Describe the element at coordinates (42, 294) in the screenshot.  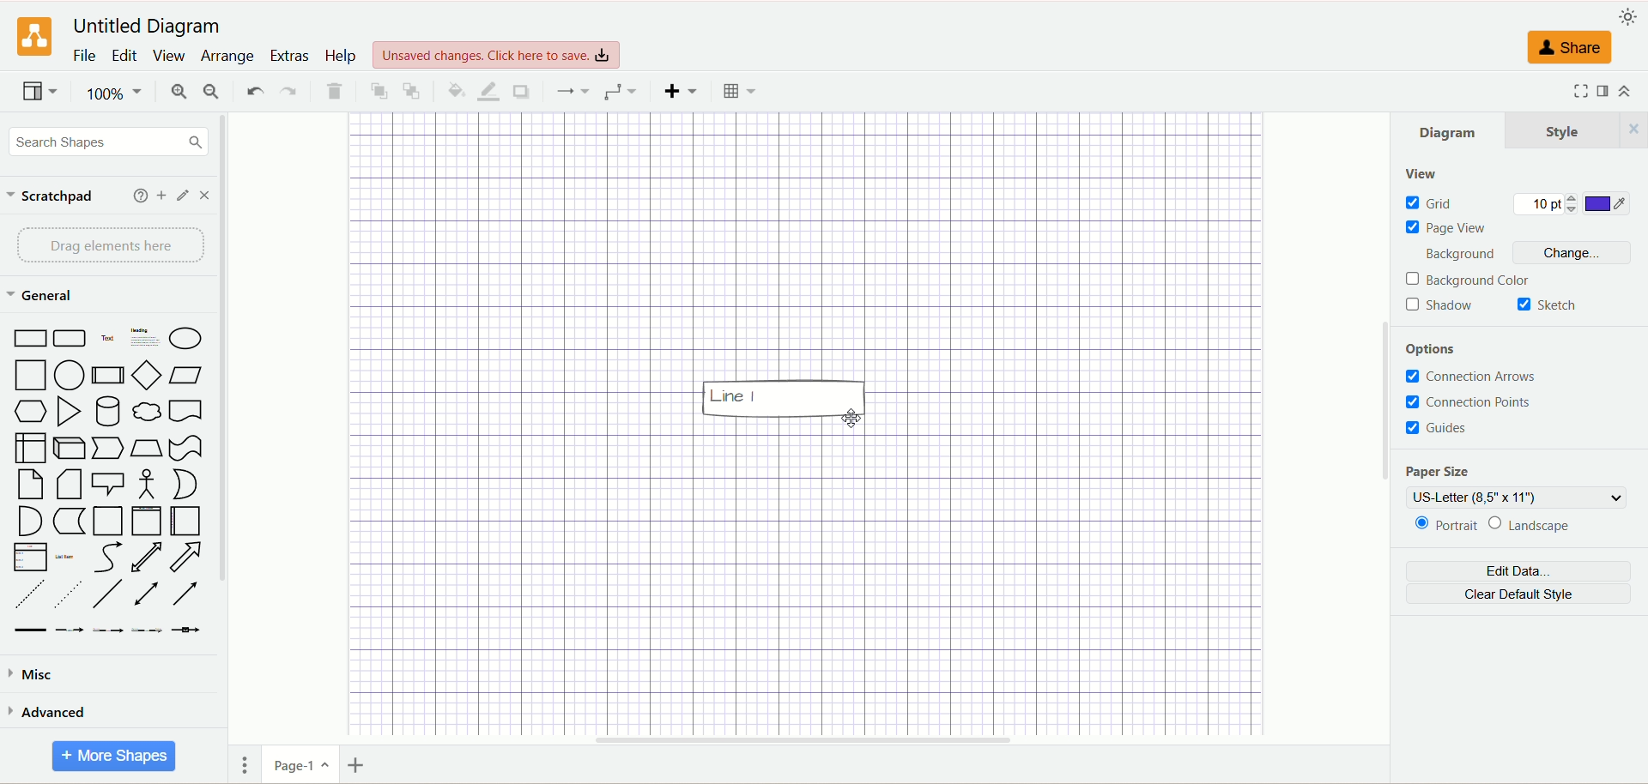
I see `general` at that location.